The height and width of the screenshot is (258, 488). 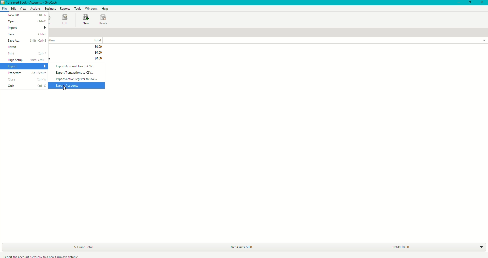 What do you see at coordinates (242, 247) in the screenshot?
I see `Net assets` at bounding box center [242, 247].